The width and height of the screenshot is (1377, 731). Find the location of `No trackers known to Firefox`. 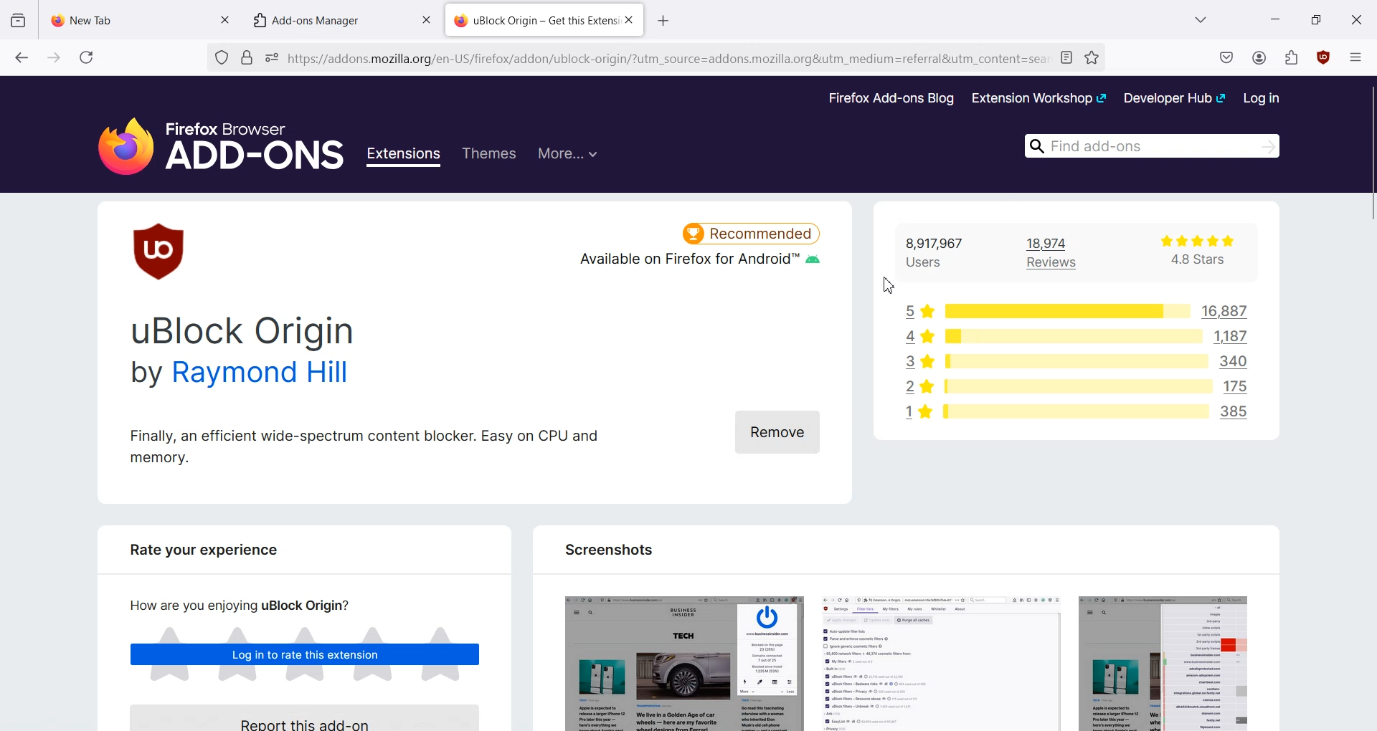

No trackers known to Firefox is located at coordinates (219, 58).